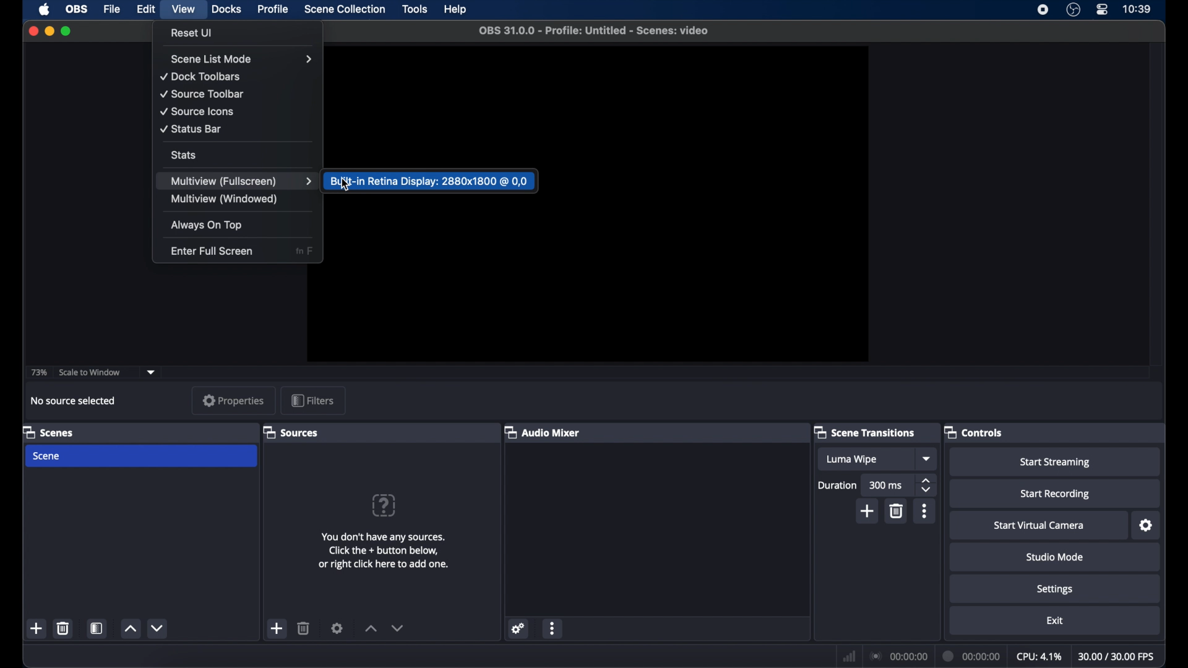  I want to click on delete, so click(64, 628).